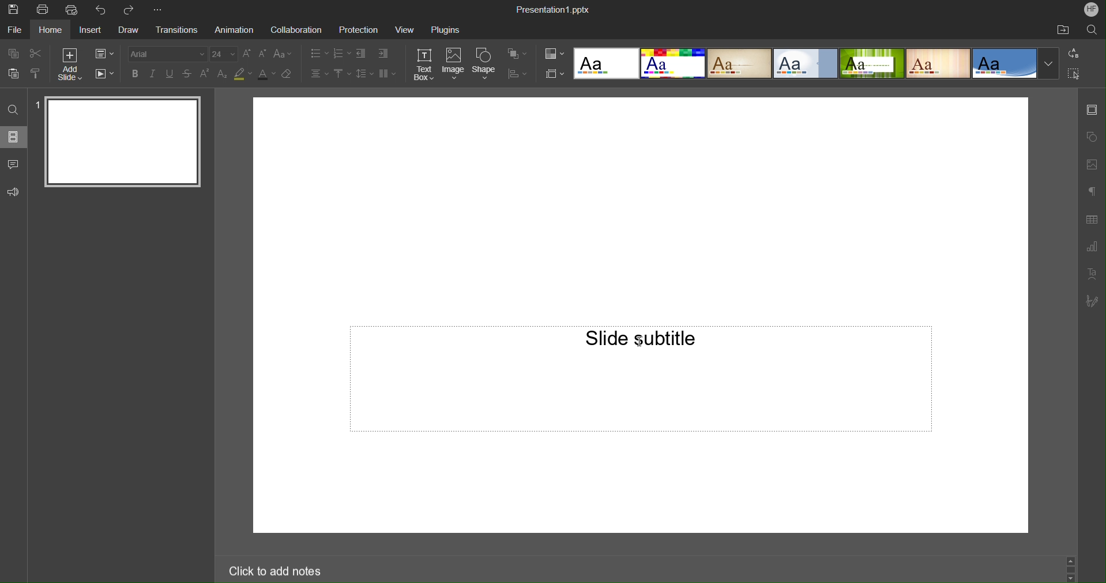  Describe the element at coordinates (739, 64) in the screenshot. I see `template` at that location.